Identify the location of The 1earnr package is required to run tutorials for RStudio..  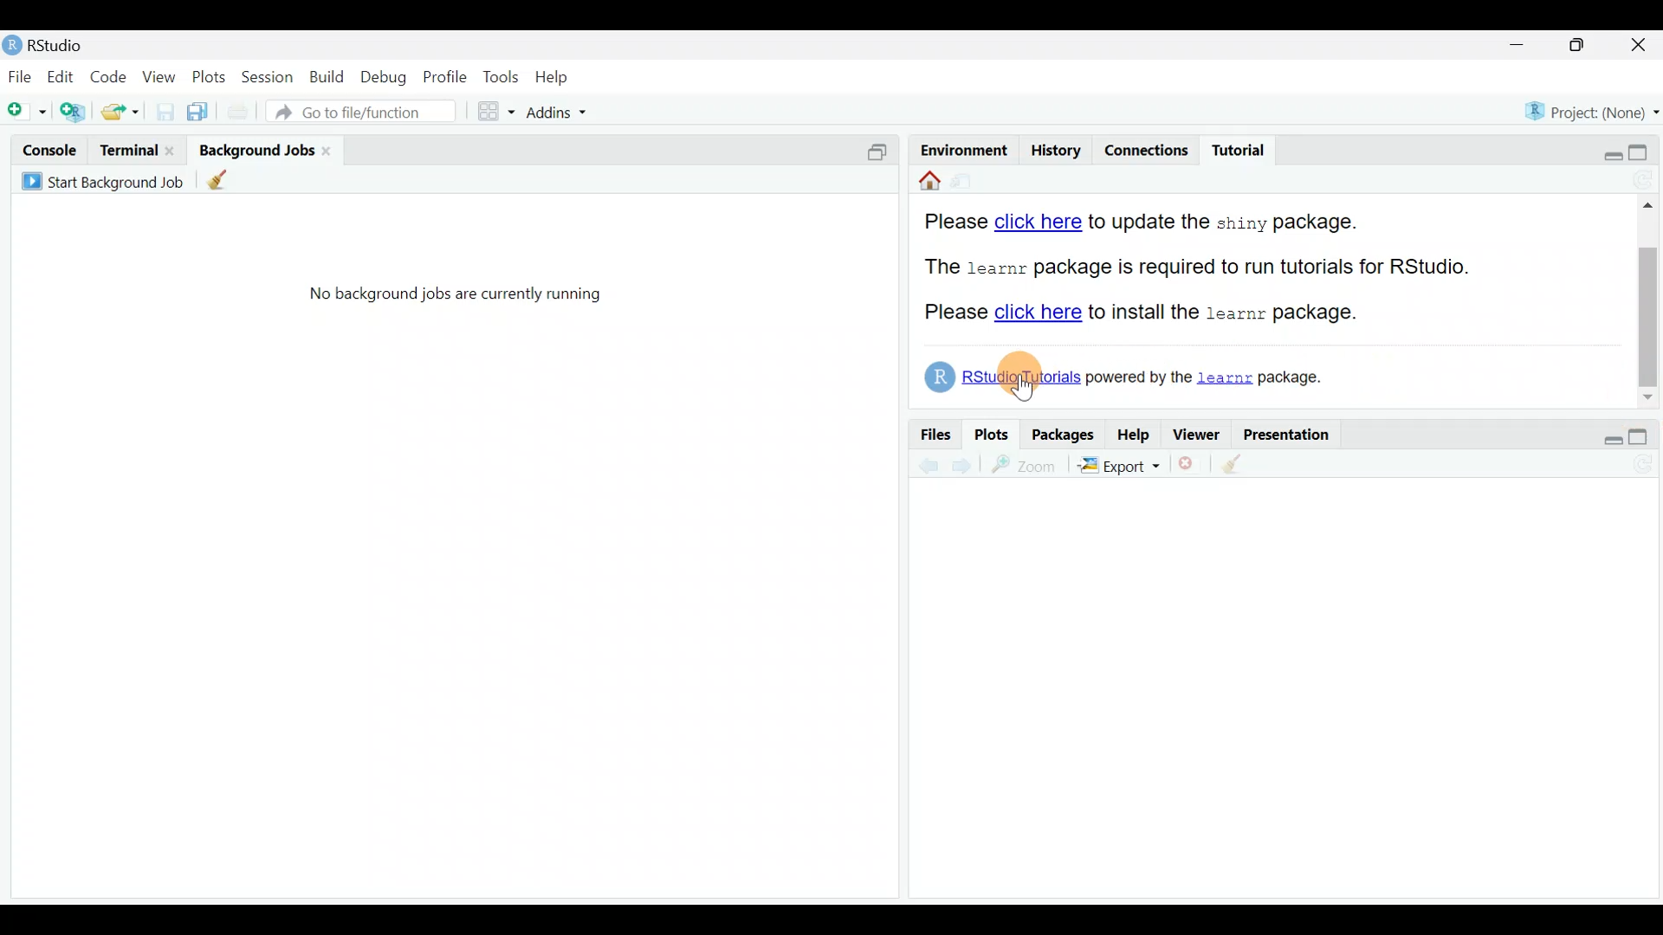
(1201, 261).